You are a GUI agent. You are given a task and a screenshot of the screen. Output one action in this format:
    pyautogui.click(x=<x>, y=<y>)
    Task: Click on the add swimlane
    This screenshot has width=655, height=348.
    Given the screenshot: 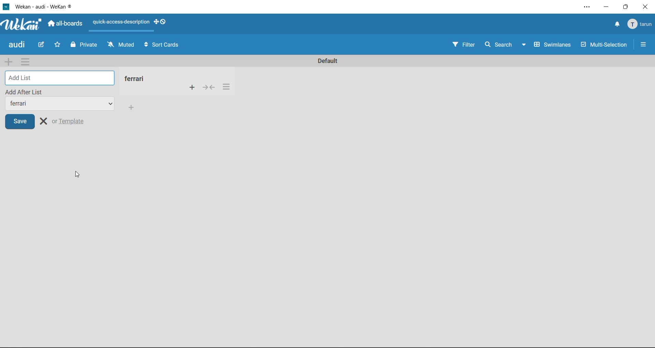 What is the action you would take?
    pyautogui.click(x=8, y=62)
    